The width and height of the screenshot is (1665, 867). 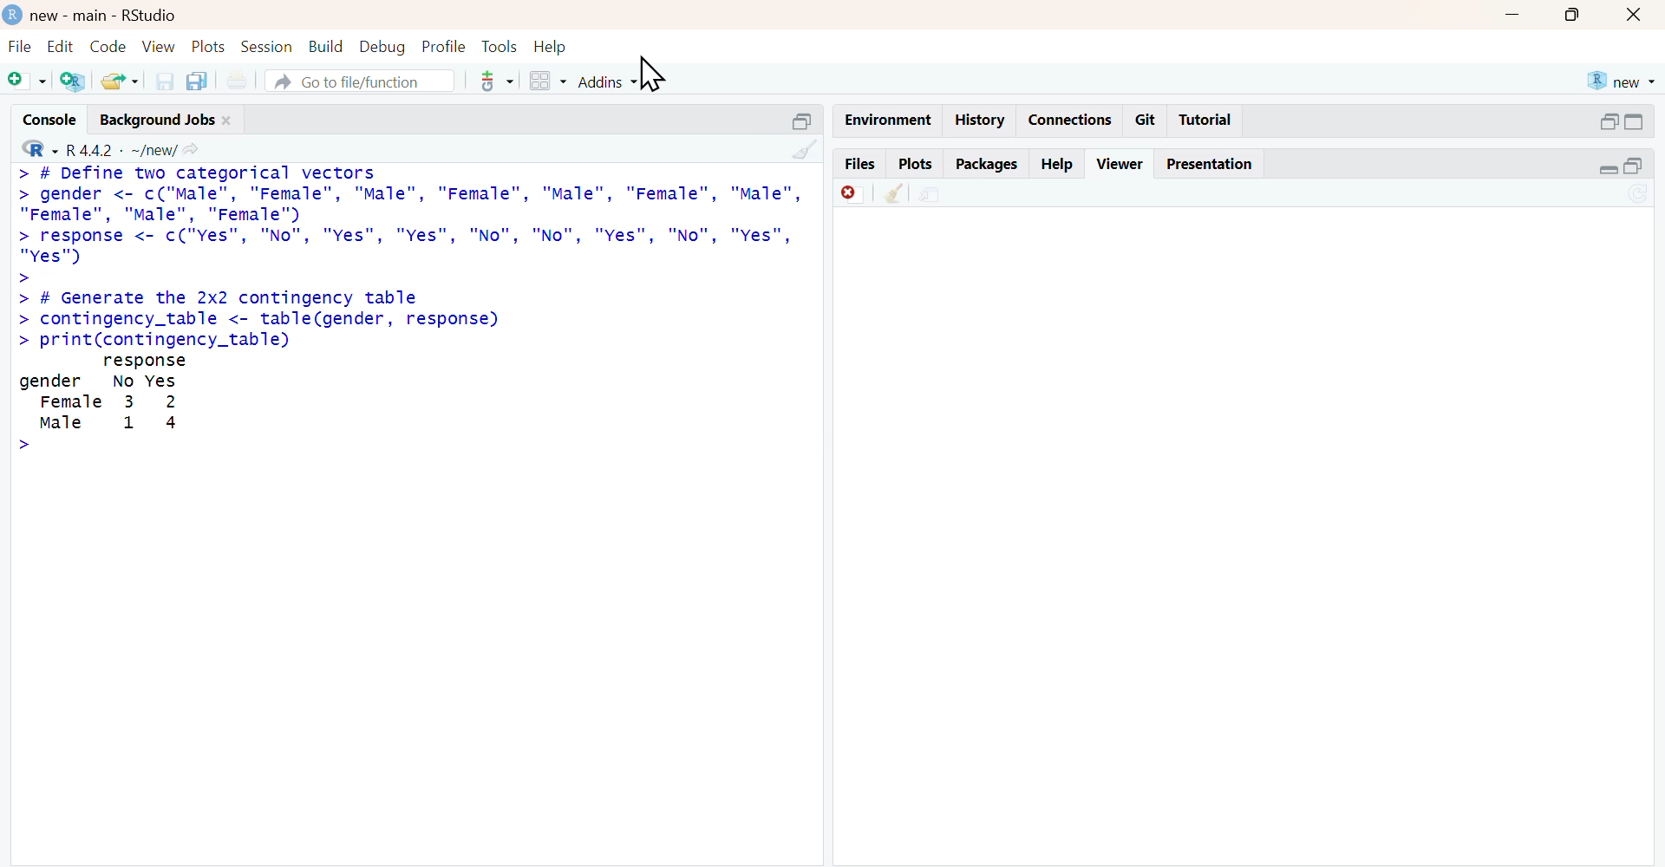 What do you see at coordinates (165, 81) in the screenshot?
I see `save` at bounding box center [165, 81].